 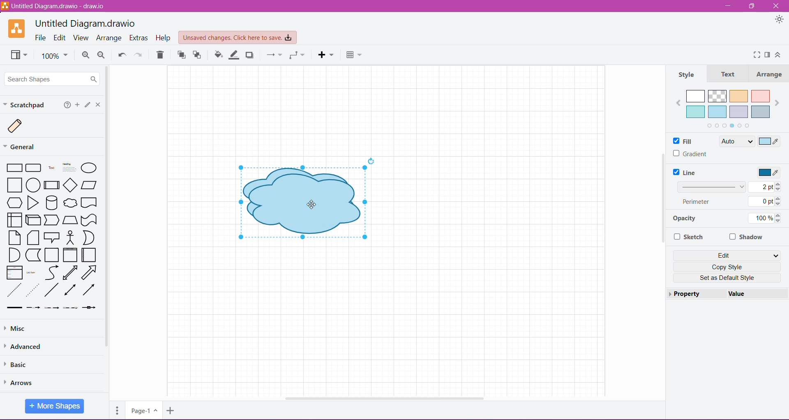 What do you see at coordinates (78, 105) in the screenshot?
I see `Add` at bounding box center [78, 105].